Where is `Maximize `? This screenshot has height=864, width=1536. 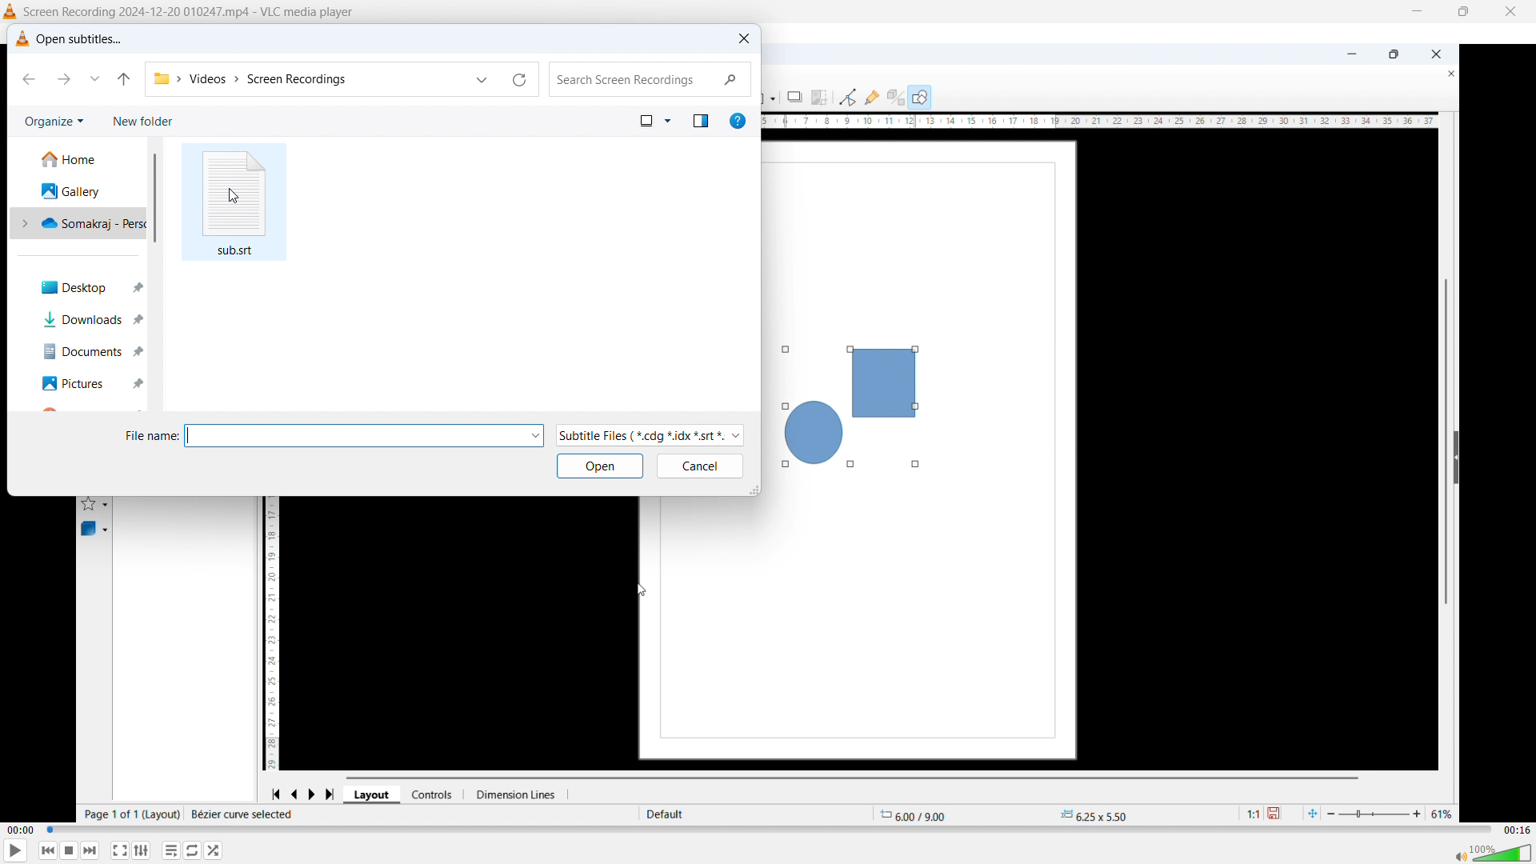 Maximize  is located at coordinates (1462, 12).